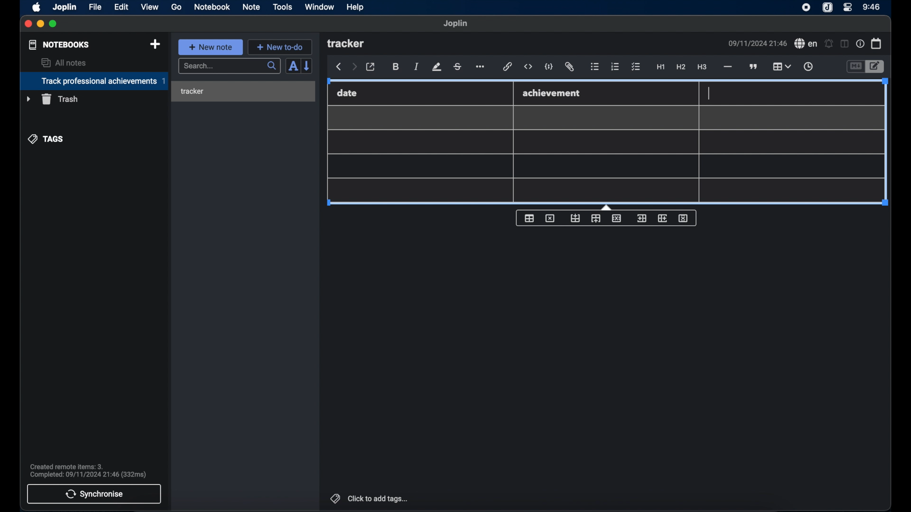 The width and height of the screenshot is (911, 512). I want to click on tags, so click(46, 138).